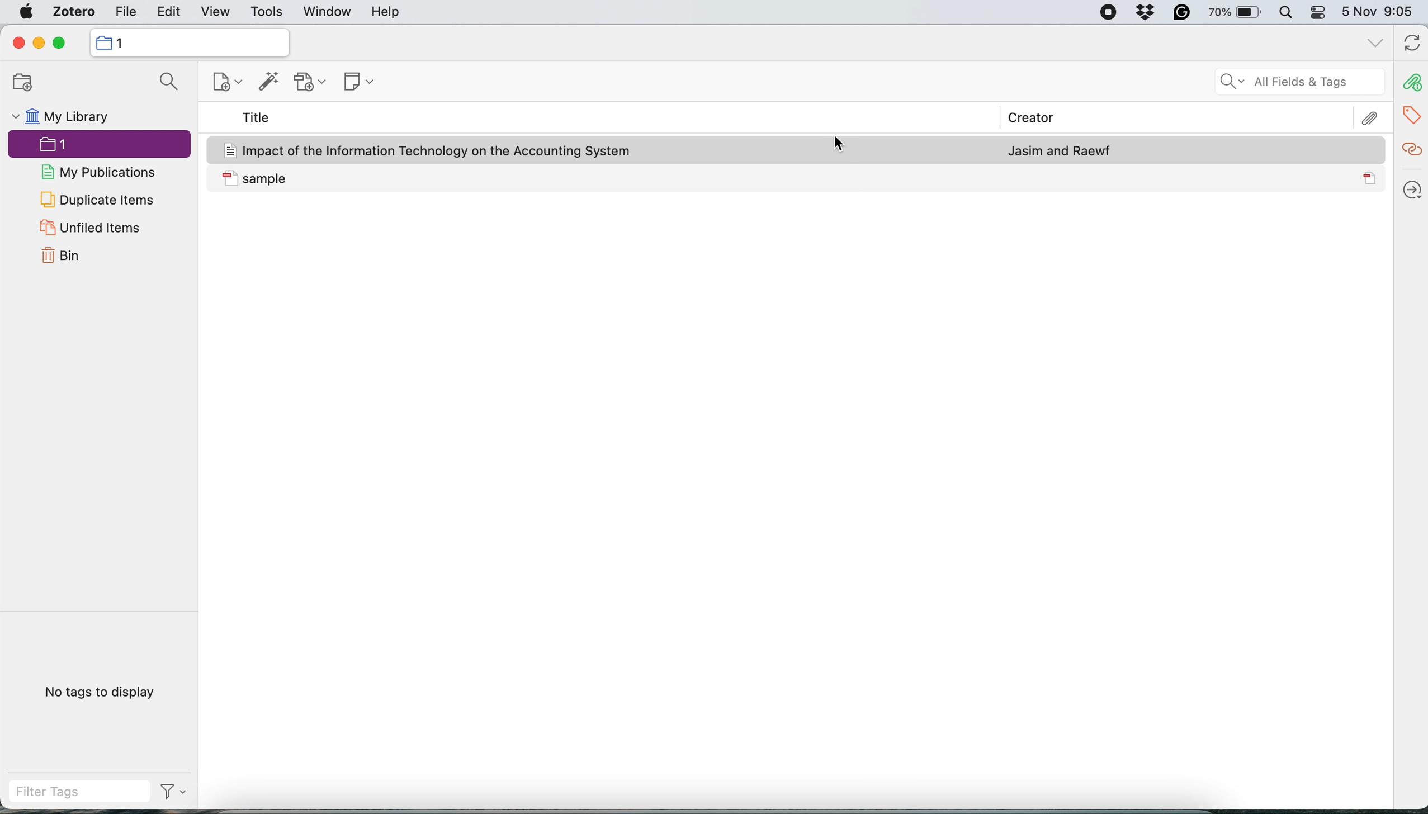 Image resolution: width=1428 pixels, height=814 pixels. Describe the element at coordinates (170, 13) in the screenshot. I see `edit` at that location.